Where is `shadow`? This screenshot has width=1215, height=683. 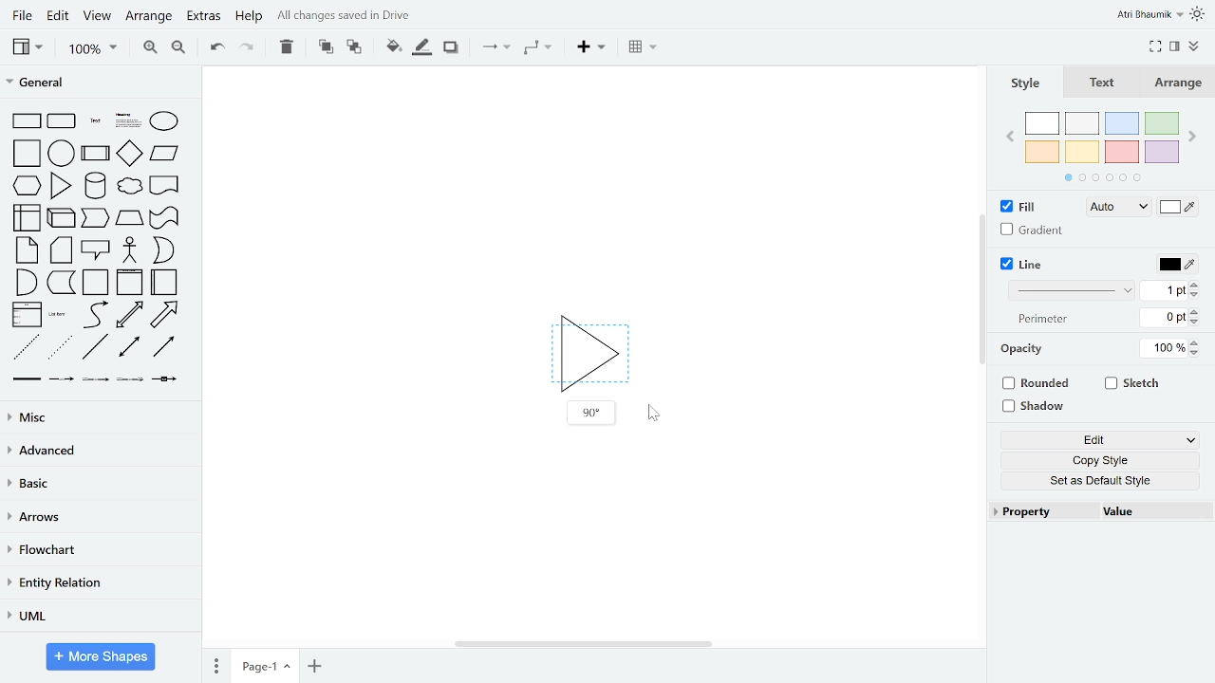
shadow is located at coordinates (450, 47).